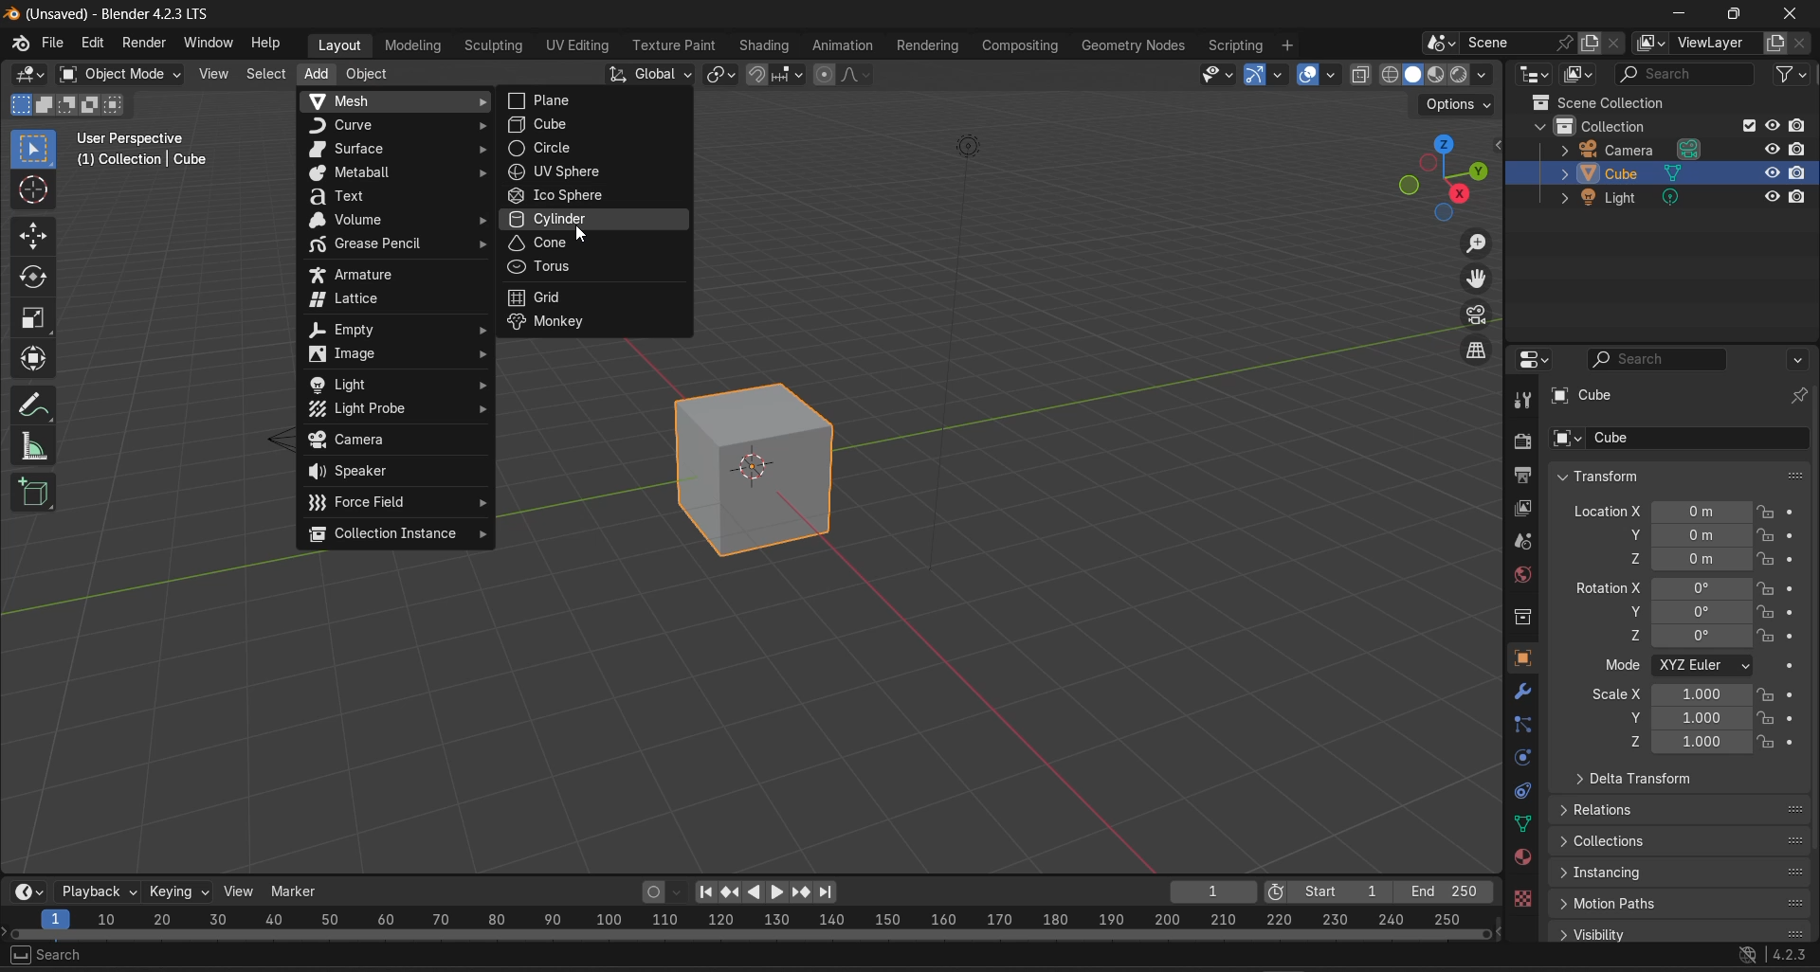  What do you see at coordinates (214, 73) in the screenshot?
I see `view` at bounding box center [214, 73].